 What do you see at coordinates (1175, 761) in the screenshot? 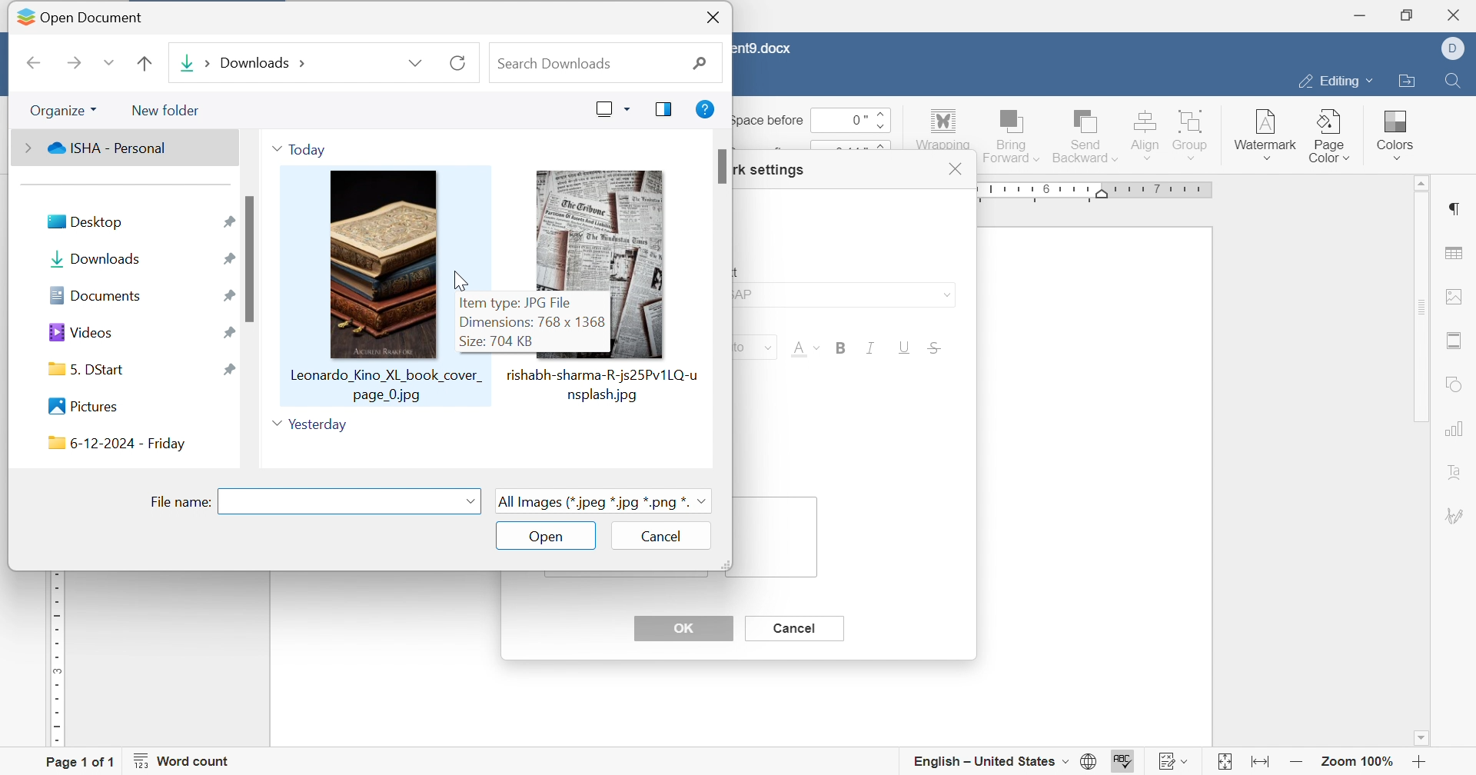
I see `track changes` at bounding box center [1175, 761].